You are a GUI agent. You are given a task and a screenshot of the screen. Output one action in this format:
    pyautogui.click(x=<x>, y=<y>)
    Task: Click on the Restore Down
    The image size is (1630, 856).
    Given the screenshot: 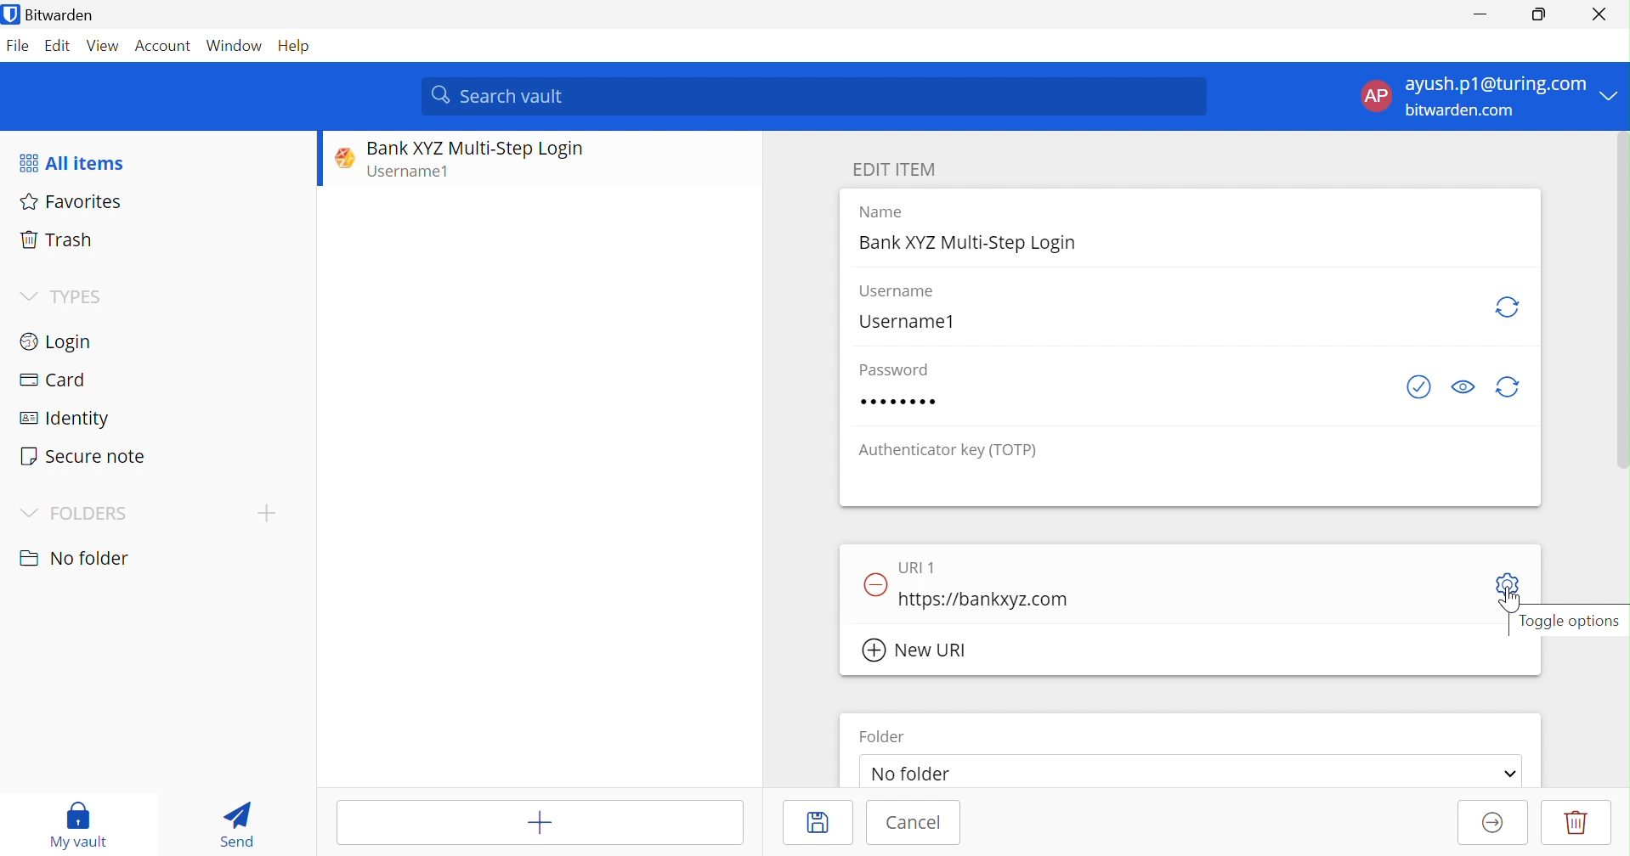 What is the action you would take?
    pyautogui.click(x=1540, y=12)
    